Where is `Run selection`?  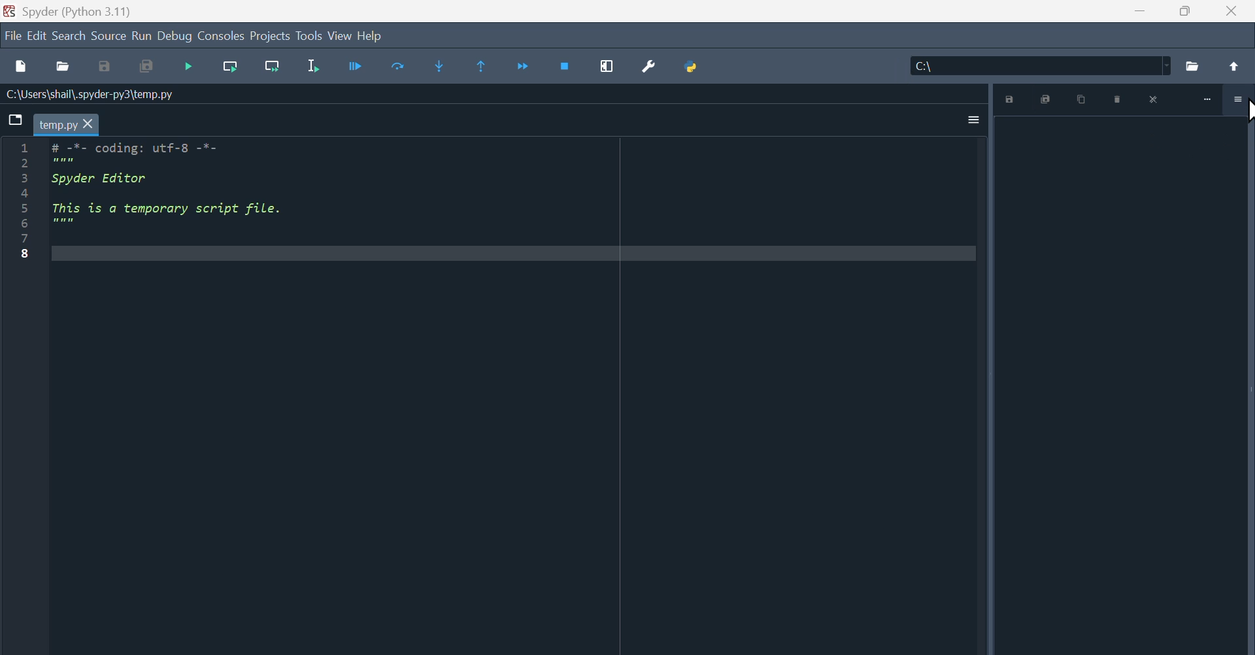
Run selection is located at coordinates (309, 65).